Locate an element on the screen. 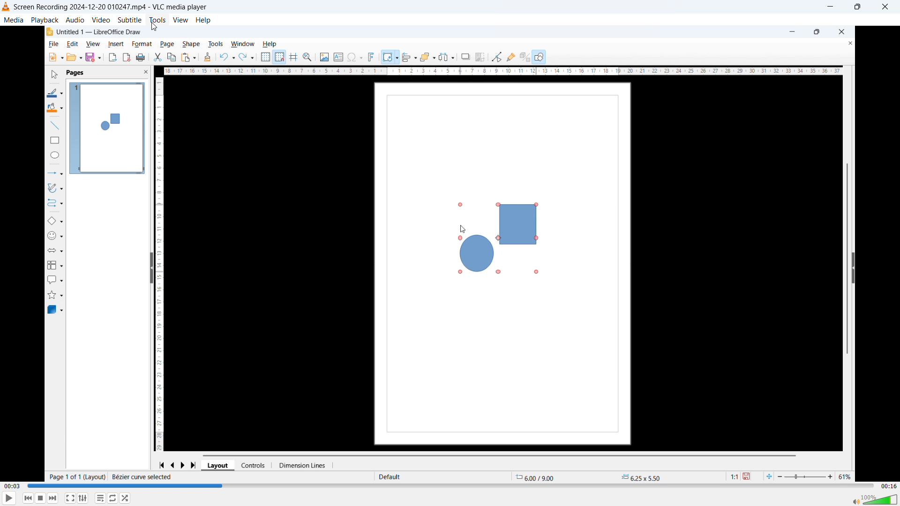  forward or next media  is located at coordinates (52, 499).